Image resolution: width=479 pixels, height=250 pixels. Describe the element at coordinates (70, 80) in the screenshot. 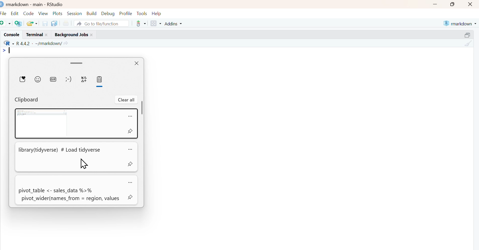

I see `emoticons` at that location.